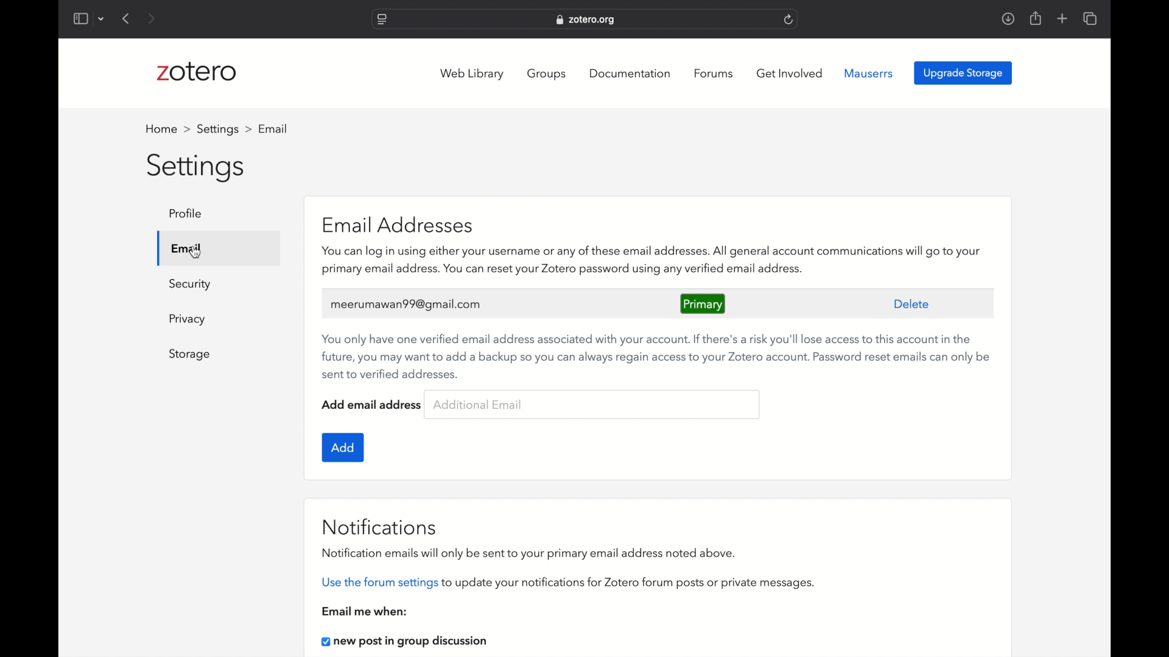  Describe the element at coordinates (168, 129) in the screenshot. I see `home` at that location.